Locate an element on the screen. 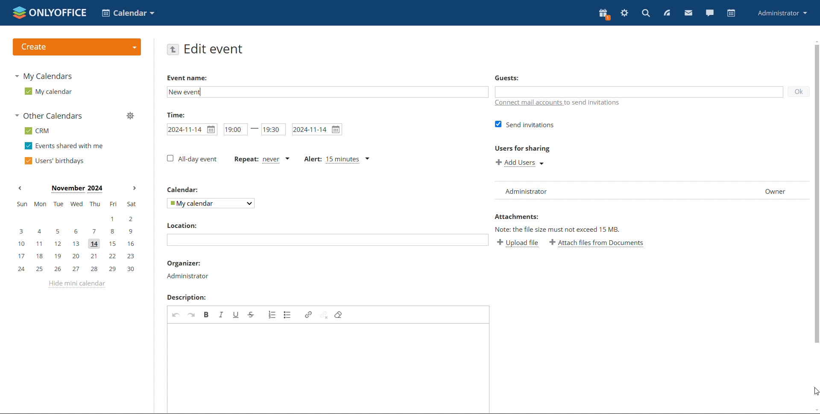  present is located at coordinates (603, 14).